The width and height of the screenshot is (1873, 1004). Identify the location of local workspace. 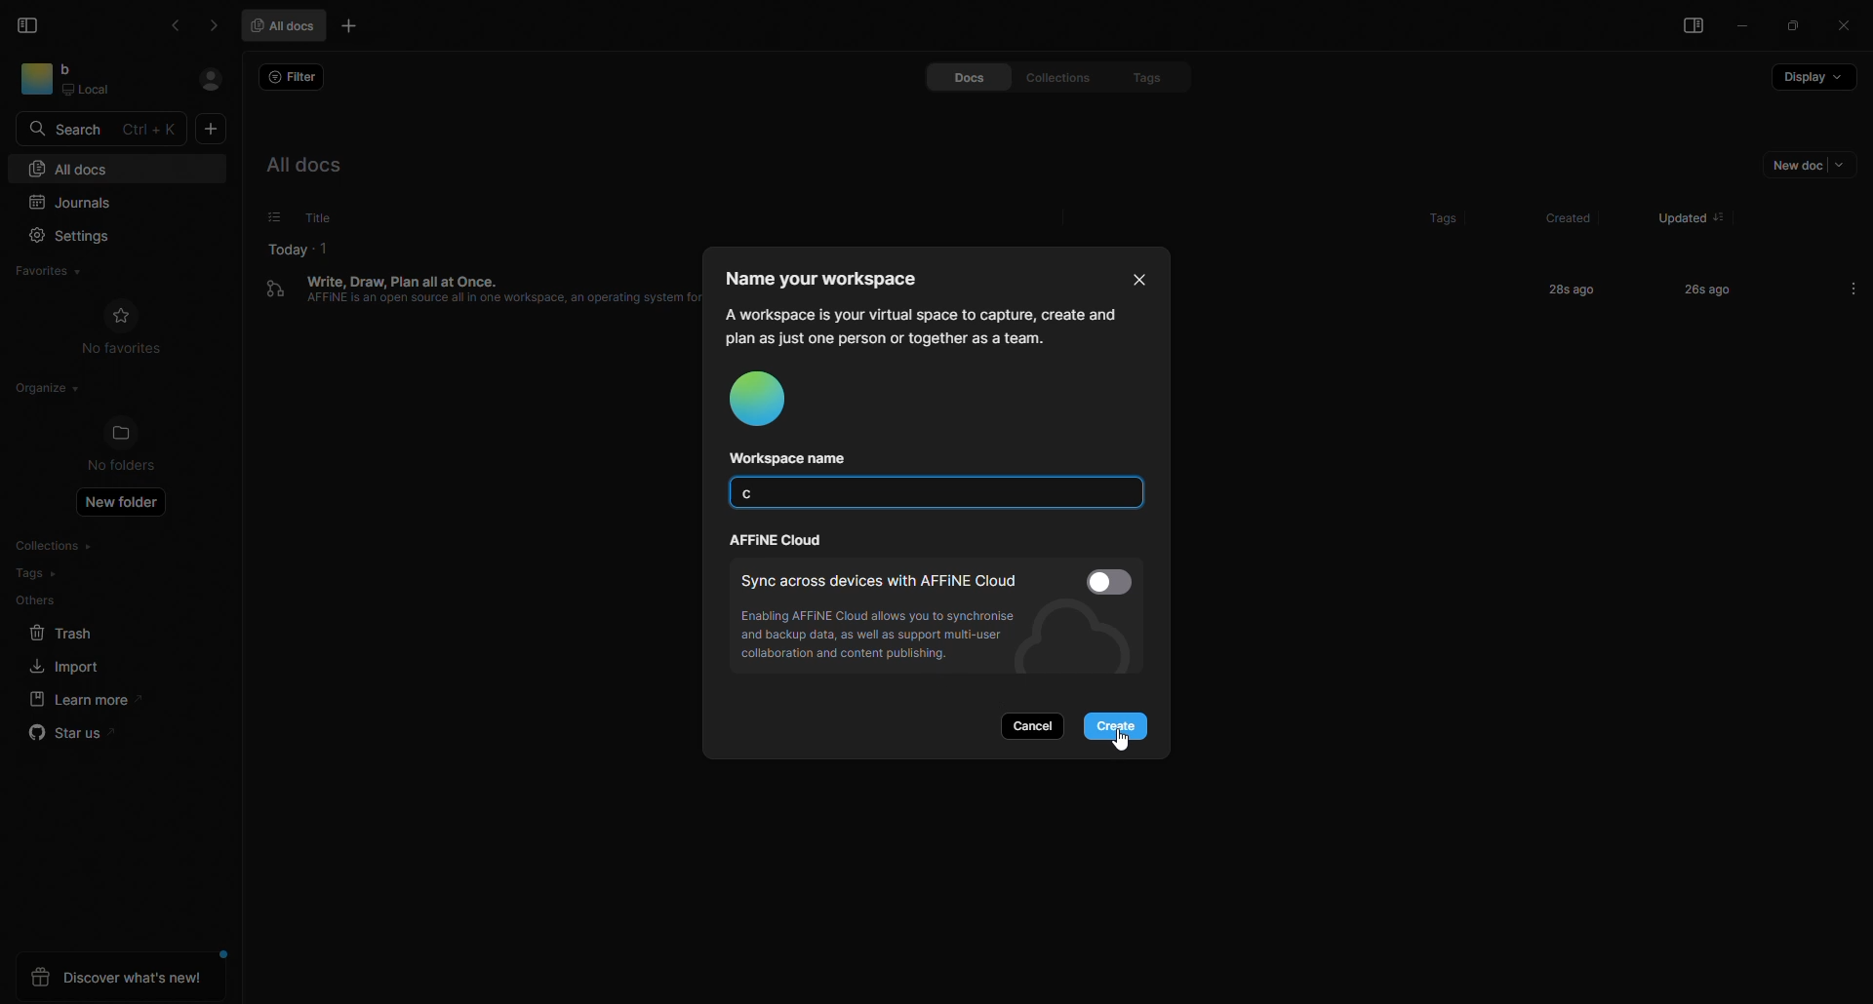
(95, 80).